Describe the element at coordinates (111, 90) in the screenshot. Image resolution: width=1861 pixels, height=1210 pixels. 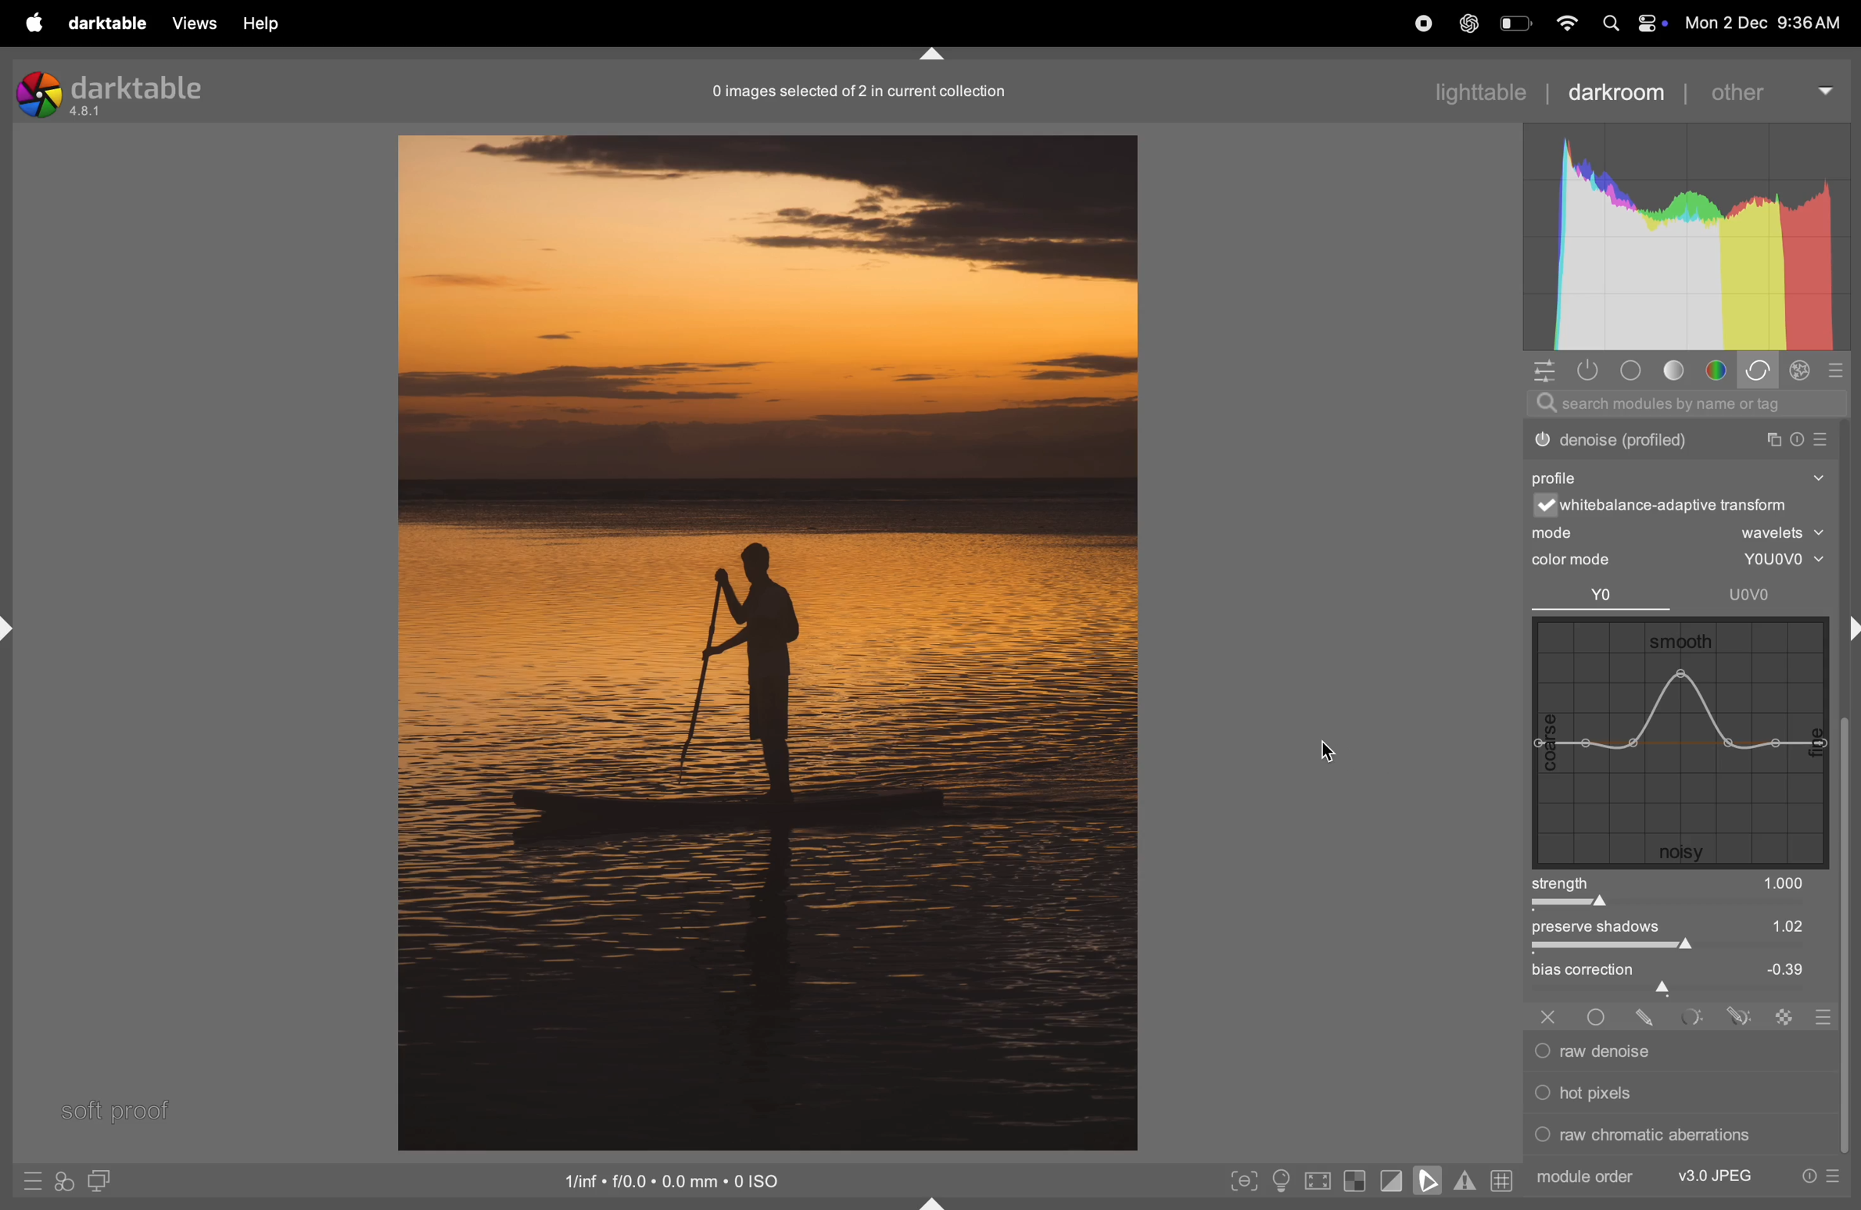
I see `darktable version` at that location.